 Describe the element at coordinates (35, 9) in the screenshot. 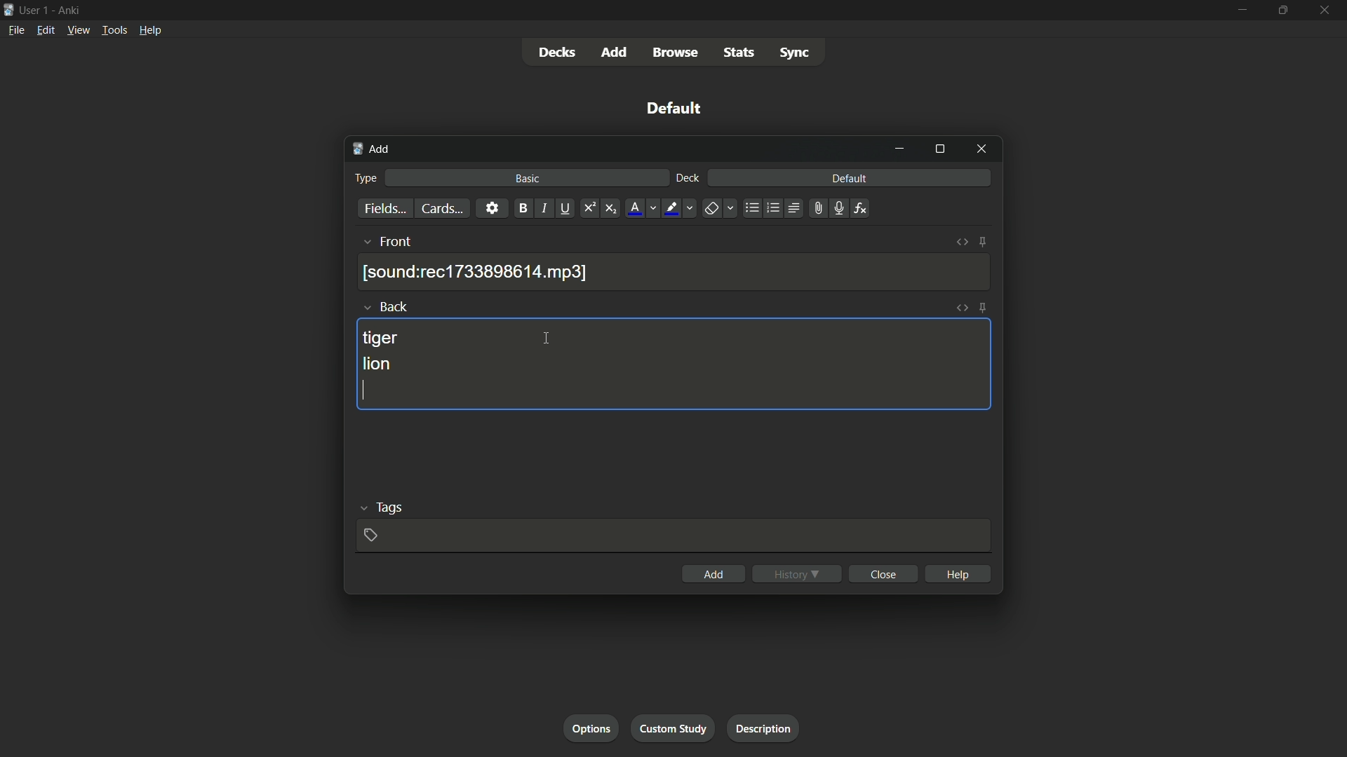

I see `user 1` at that location.